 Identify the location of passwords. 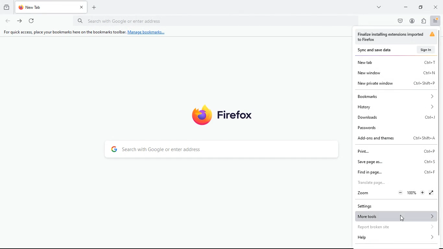
(396, 127).